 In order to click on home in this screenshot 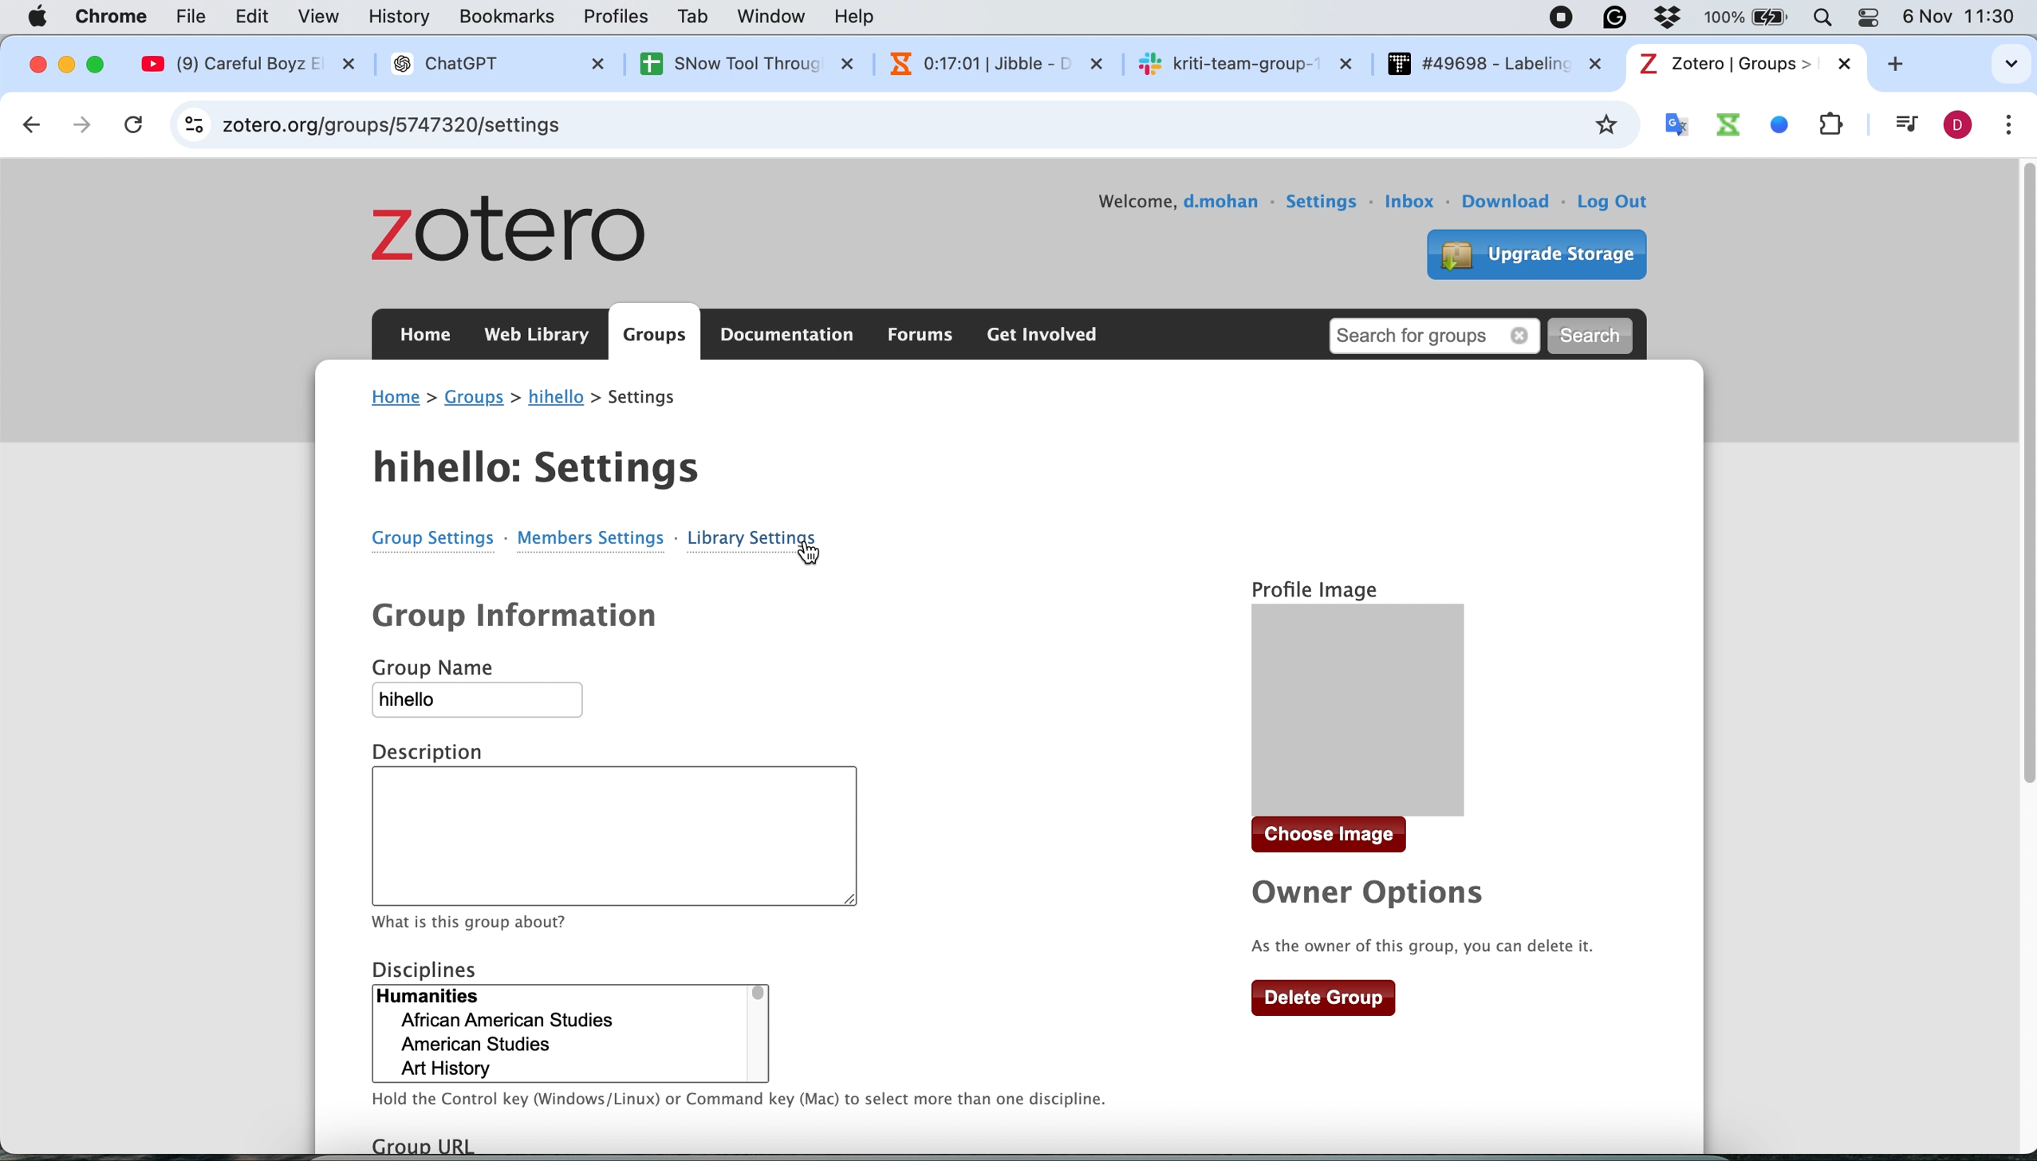, I will do `click(396, 396)`.